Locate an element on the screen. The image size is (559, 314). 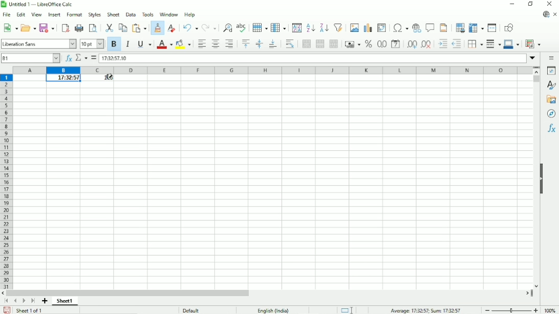
Add sheet is located at coordinates (45, 301).